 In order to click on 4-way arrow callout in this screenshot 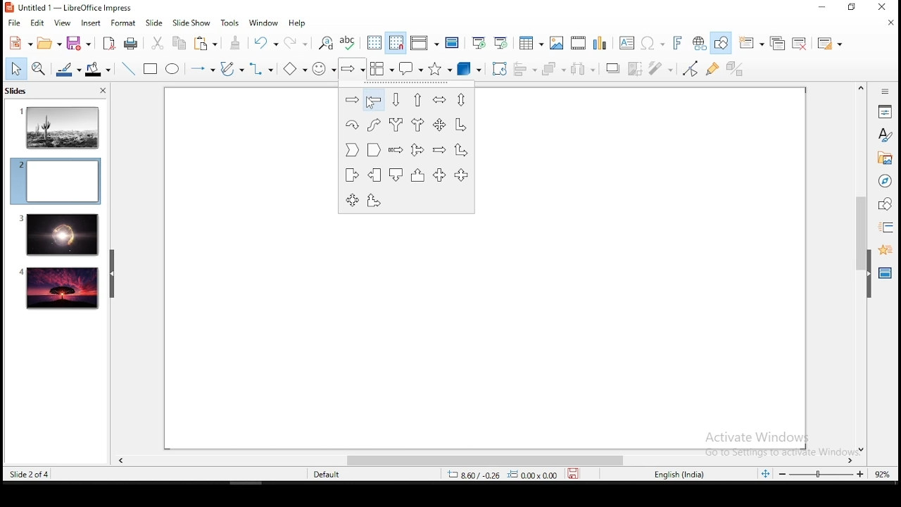, I will do `click(352, 201)`.